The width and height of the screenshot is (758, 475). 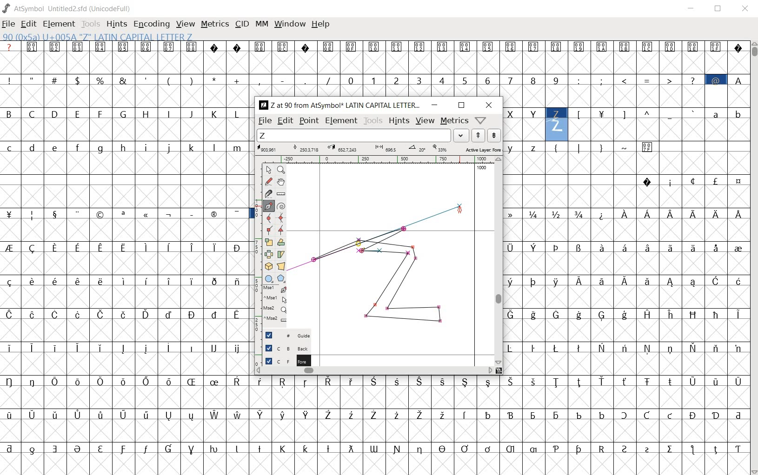 What do you see at coordinates (461, 211) in the screenshot?
I see `CURSOR` at bounding box center [461, 211].